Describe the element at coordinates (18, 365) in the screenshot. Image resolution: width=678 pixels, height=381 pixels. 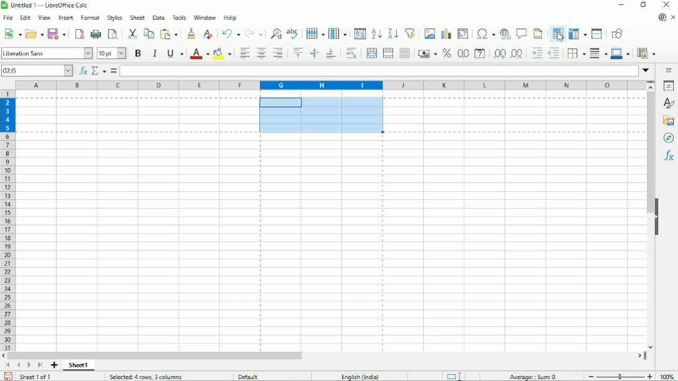
I see `Scroll to previous page` at that location.